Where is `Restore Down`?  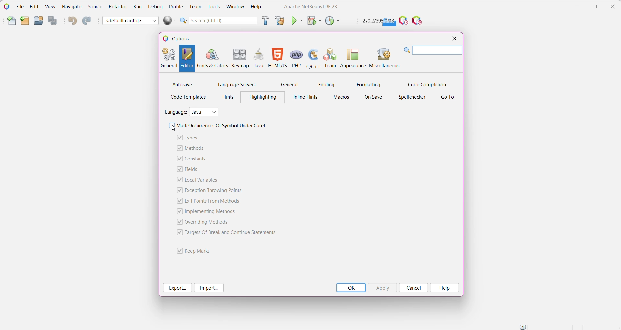
Restore Down is located at coordinates (595, 6).